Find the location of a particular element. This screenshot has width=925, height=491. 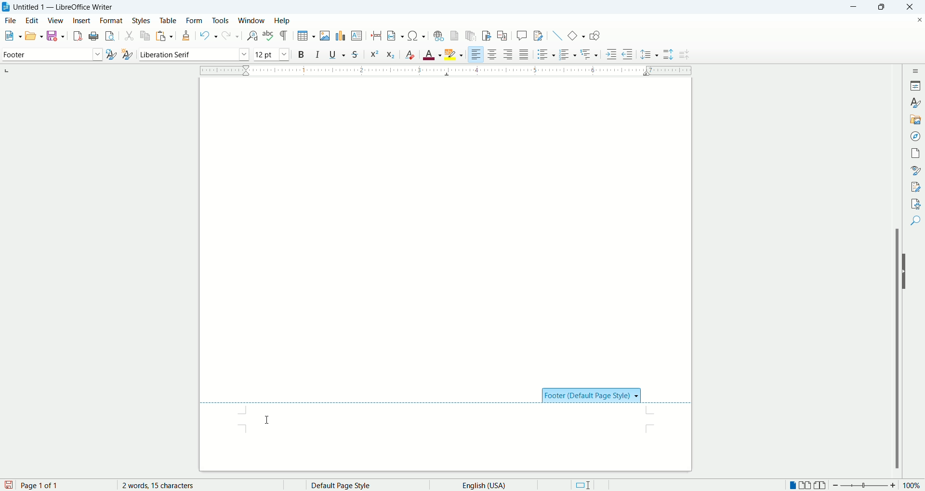

close is located at coordinates (913, 7).